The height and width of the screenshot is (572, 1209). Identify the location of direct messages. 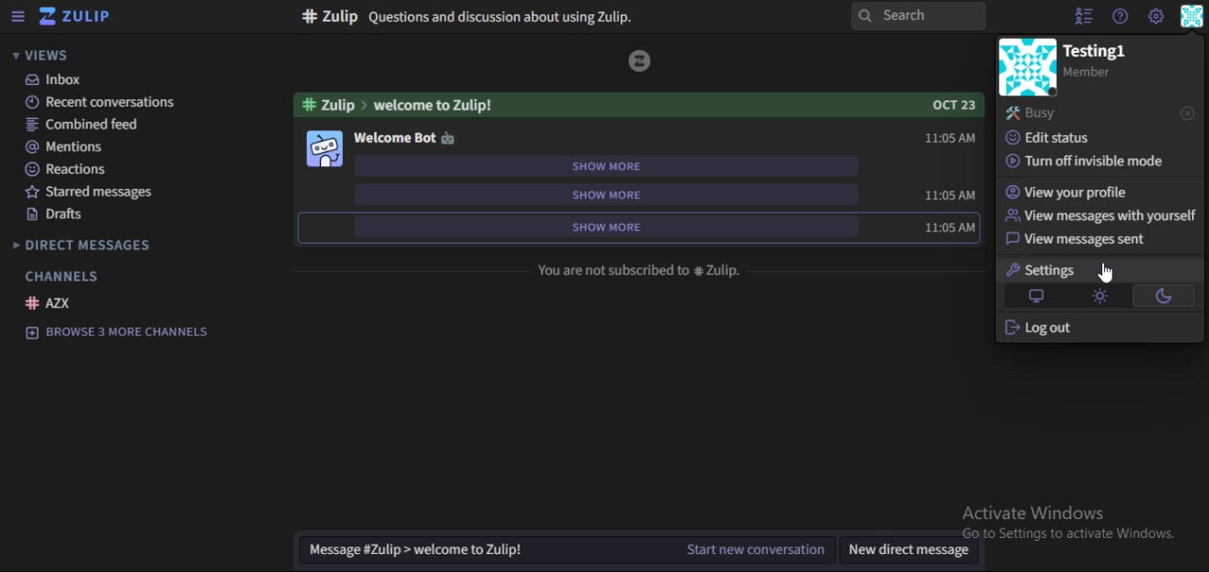
(96, 244).